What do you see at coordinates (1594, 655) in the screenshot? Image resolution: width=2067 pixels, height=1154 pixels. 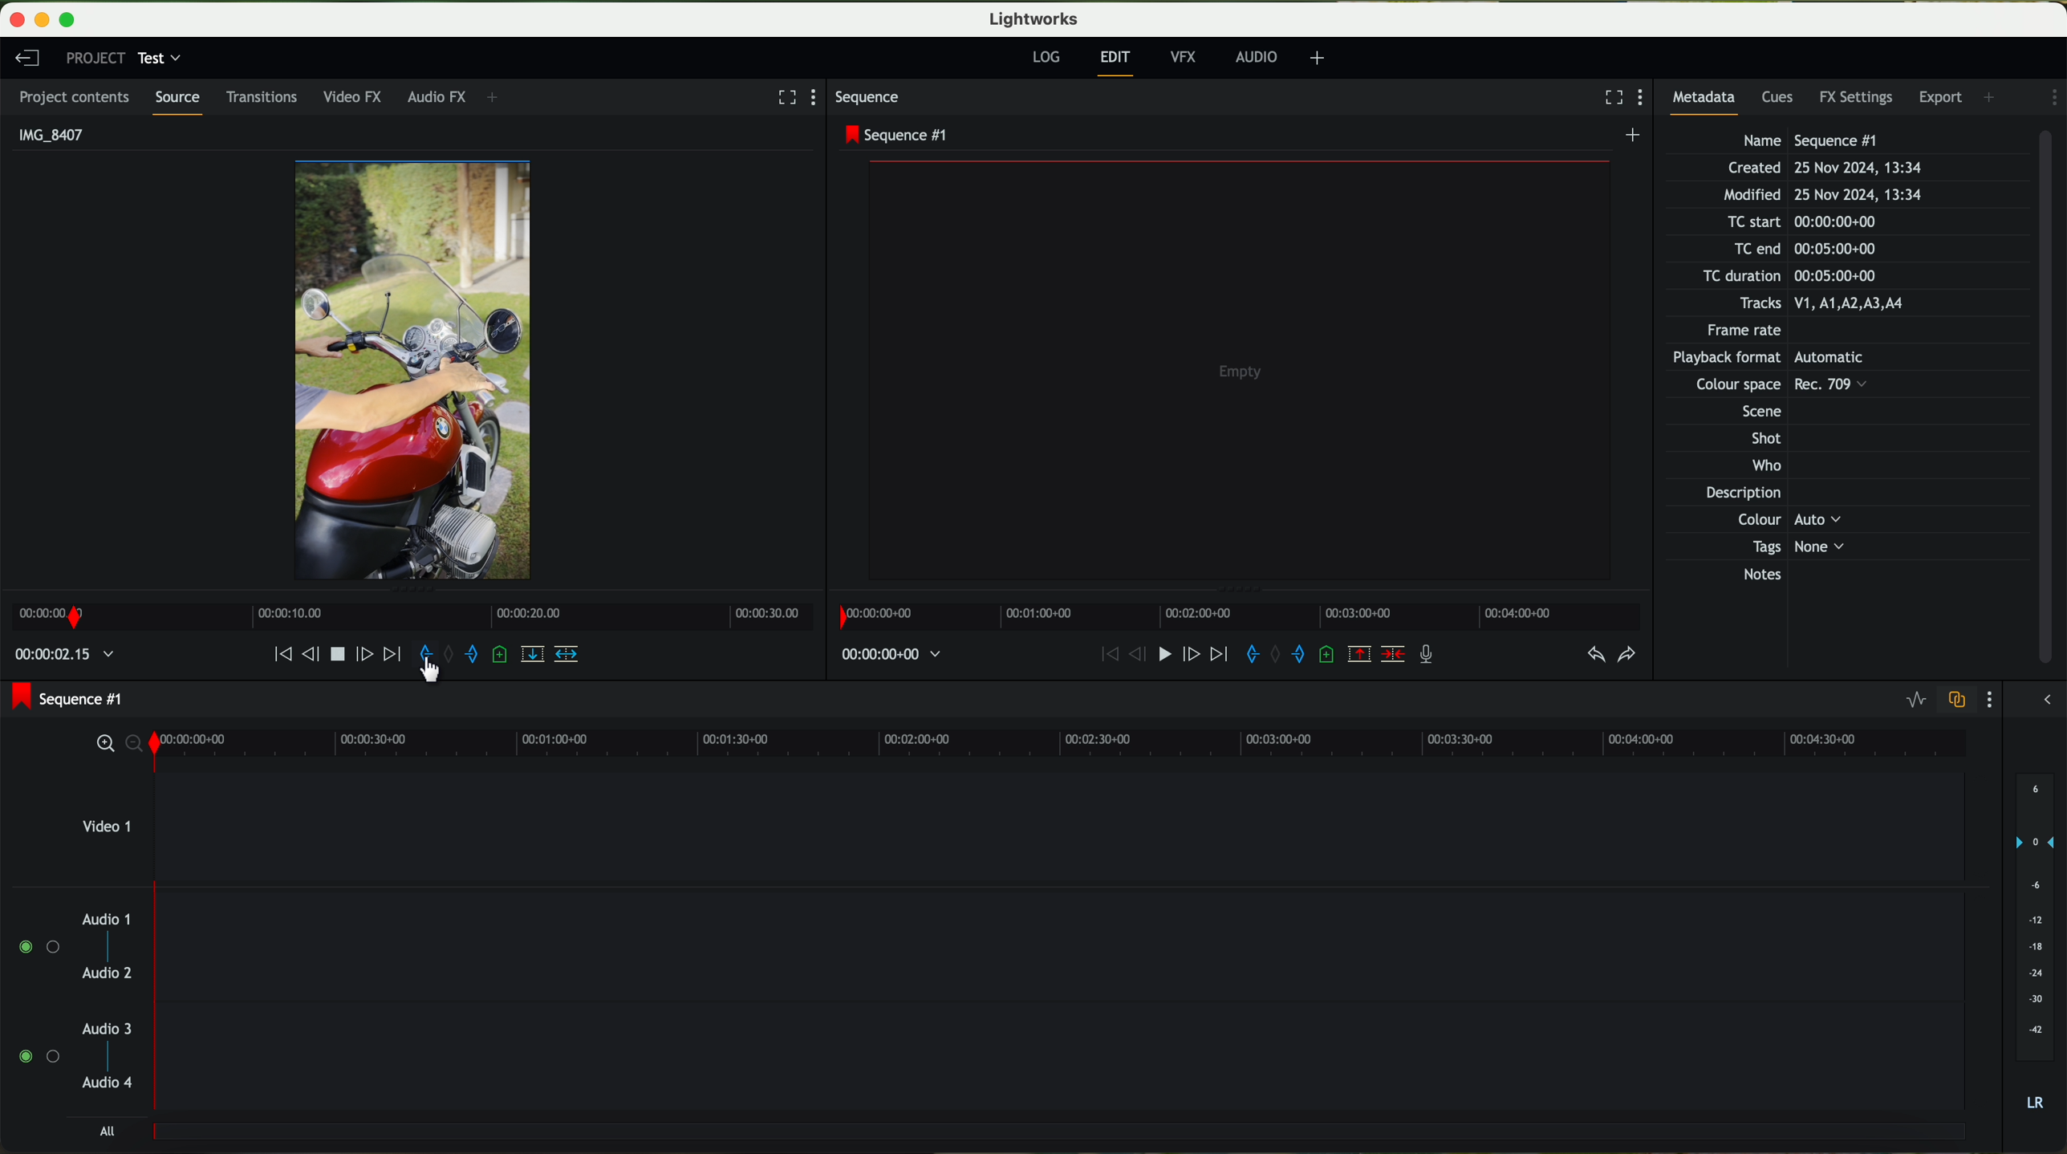 I see `undo` at bounding box center [1594, 655].